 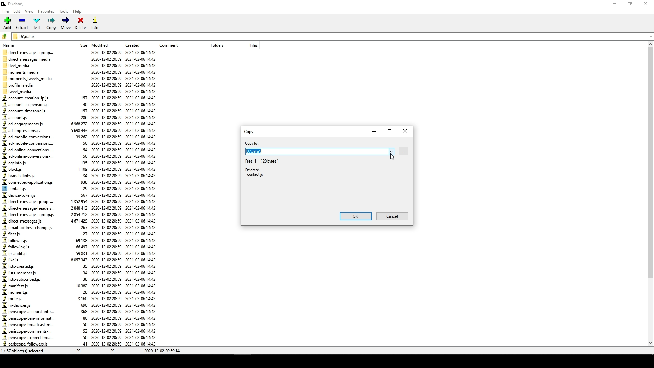 I want to click on maximize, so click(x=389, y=131).